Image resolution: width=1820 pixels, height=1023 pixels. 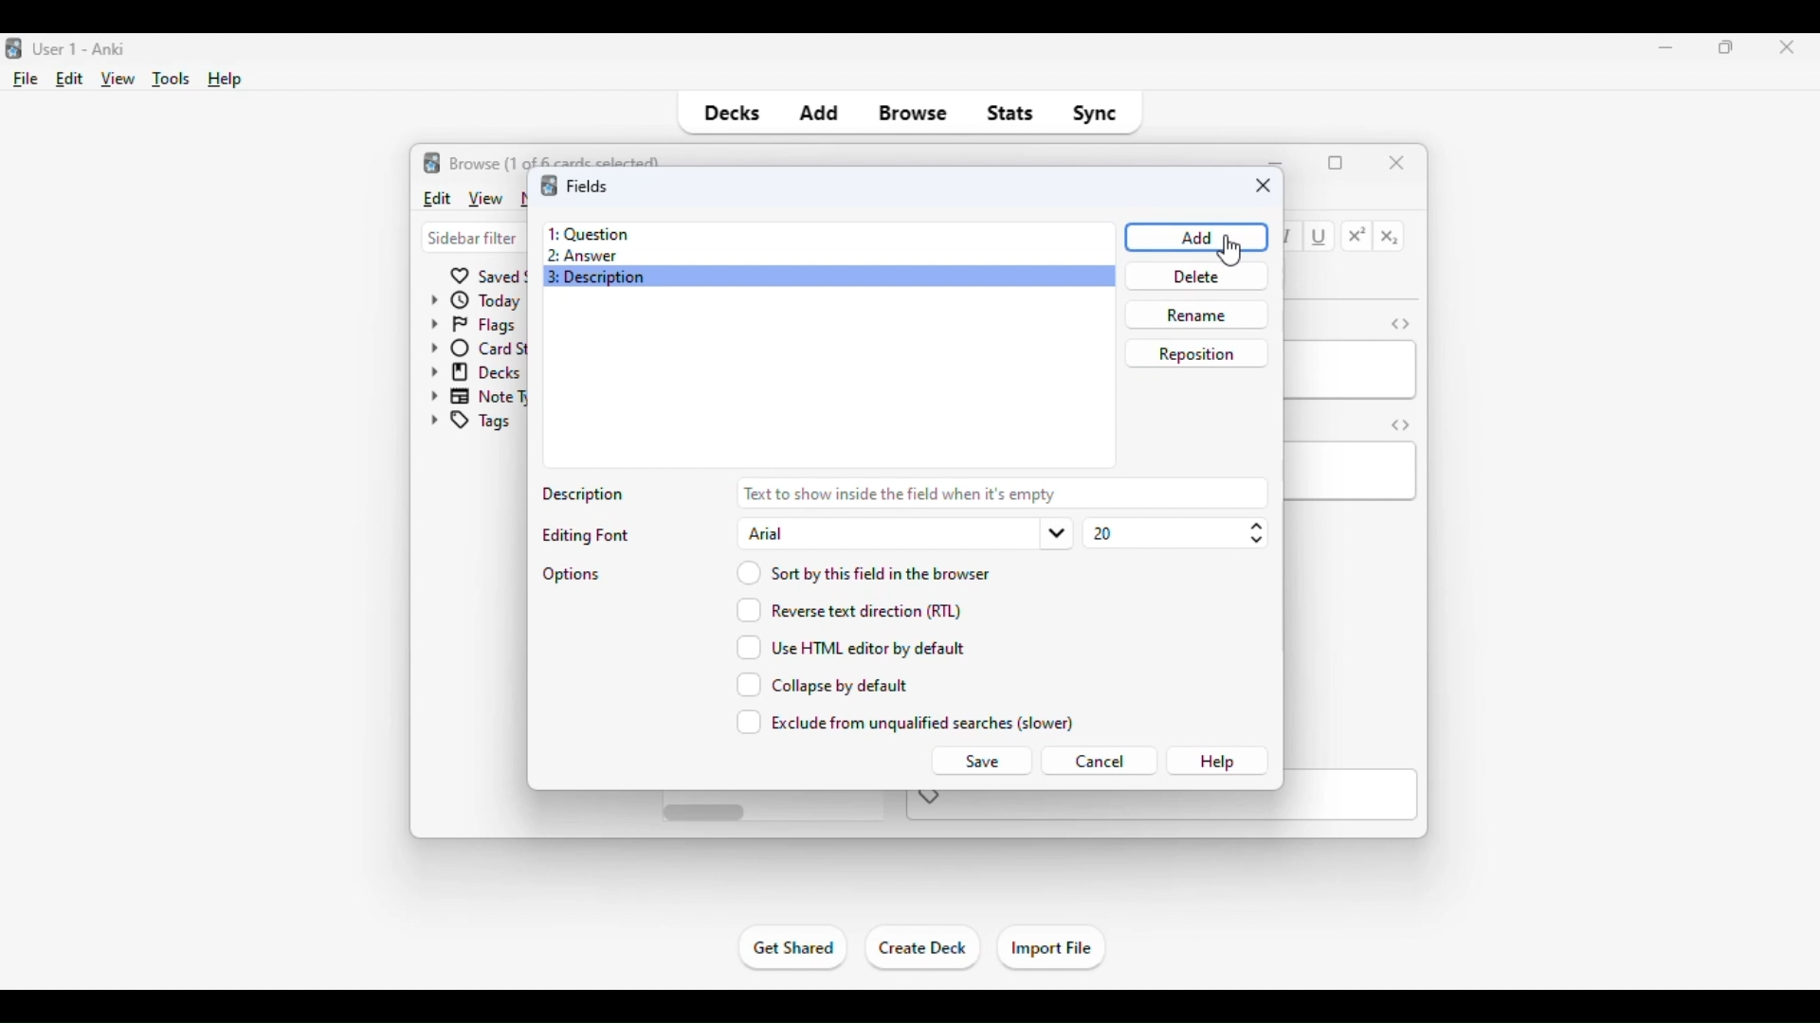 What do you see at coordinates (863, 571) in the screenshot?
I see `sort by this field in the browser` at bounding box center [863, 571].